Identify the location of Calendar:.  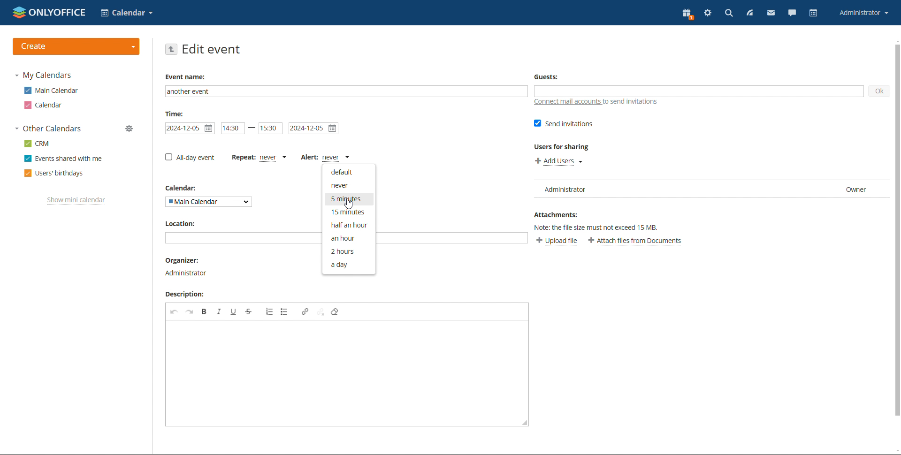
(184, 188).